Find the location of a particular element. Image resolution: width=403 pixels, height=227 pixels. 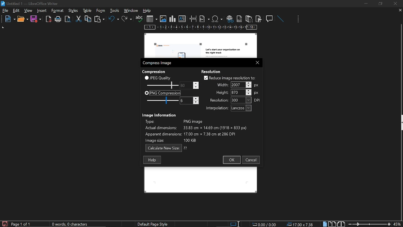

close is located at coordinates (395, 3).